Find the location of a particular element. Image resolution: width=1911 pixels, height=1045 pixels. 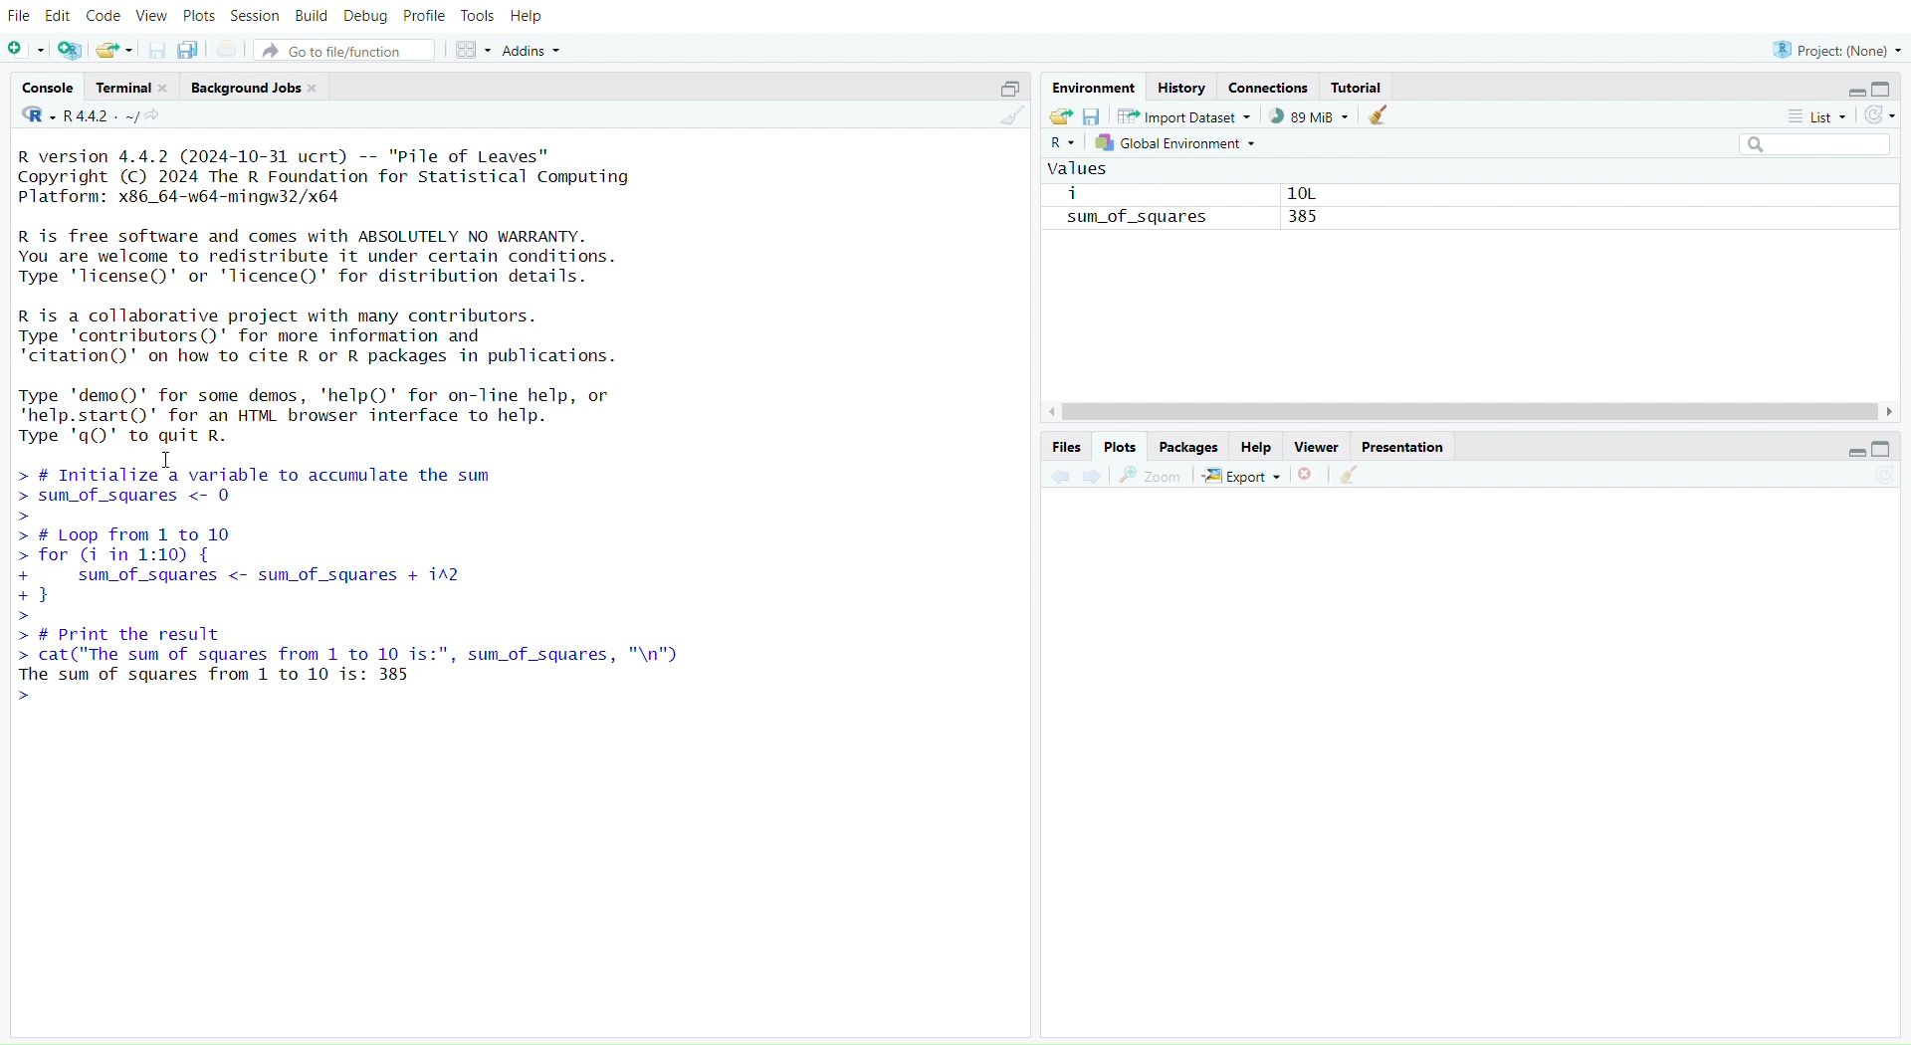

build is located at coordinates (312, 18).